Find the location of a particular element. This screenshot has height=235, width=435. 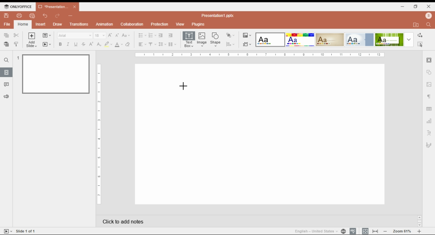

feedback and support is located at coordinates (6, 96).